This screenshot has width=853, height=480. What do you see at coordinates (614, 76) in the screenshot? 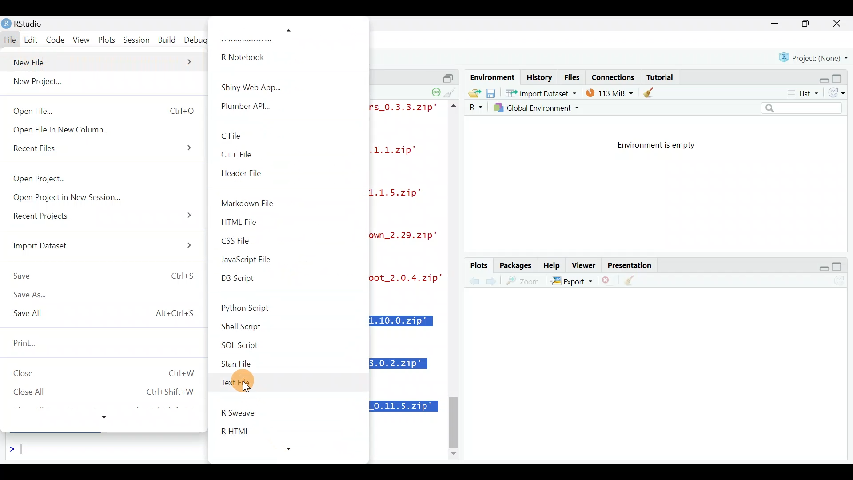
I see `Connections` at bounding box center [614, 76].